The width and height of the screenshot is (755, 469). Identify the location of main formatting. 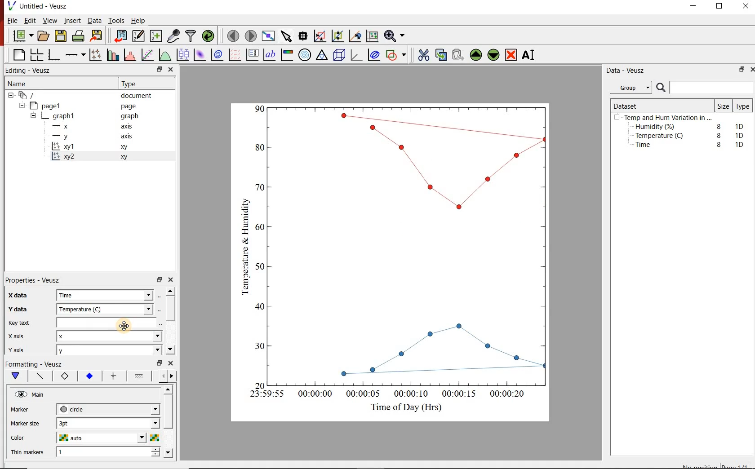
(16, 376).